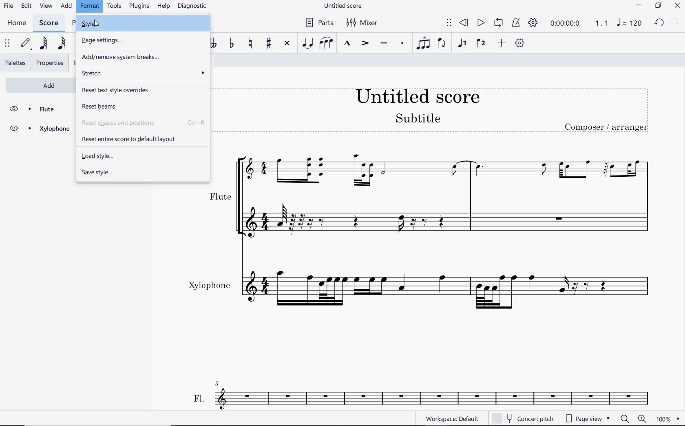 The image size is (685, 426). I want to click on METRONOME, so click(516, 23).